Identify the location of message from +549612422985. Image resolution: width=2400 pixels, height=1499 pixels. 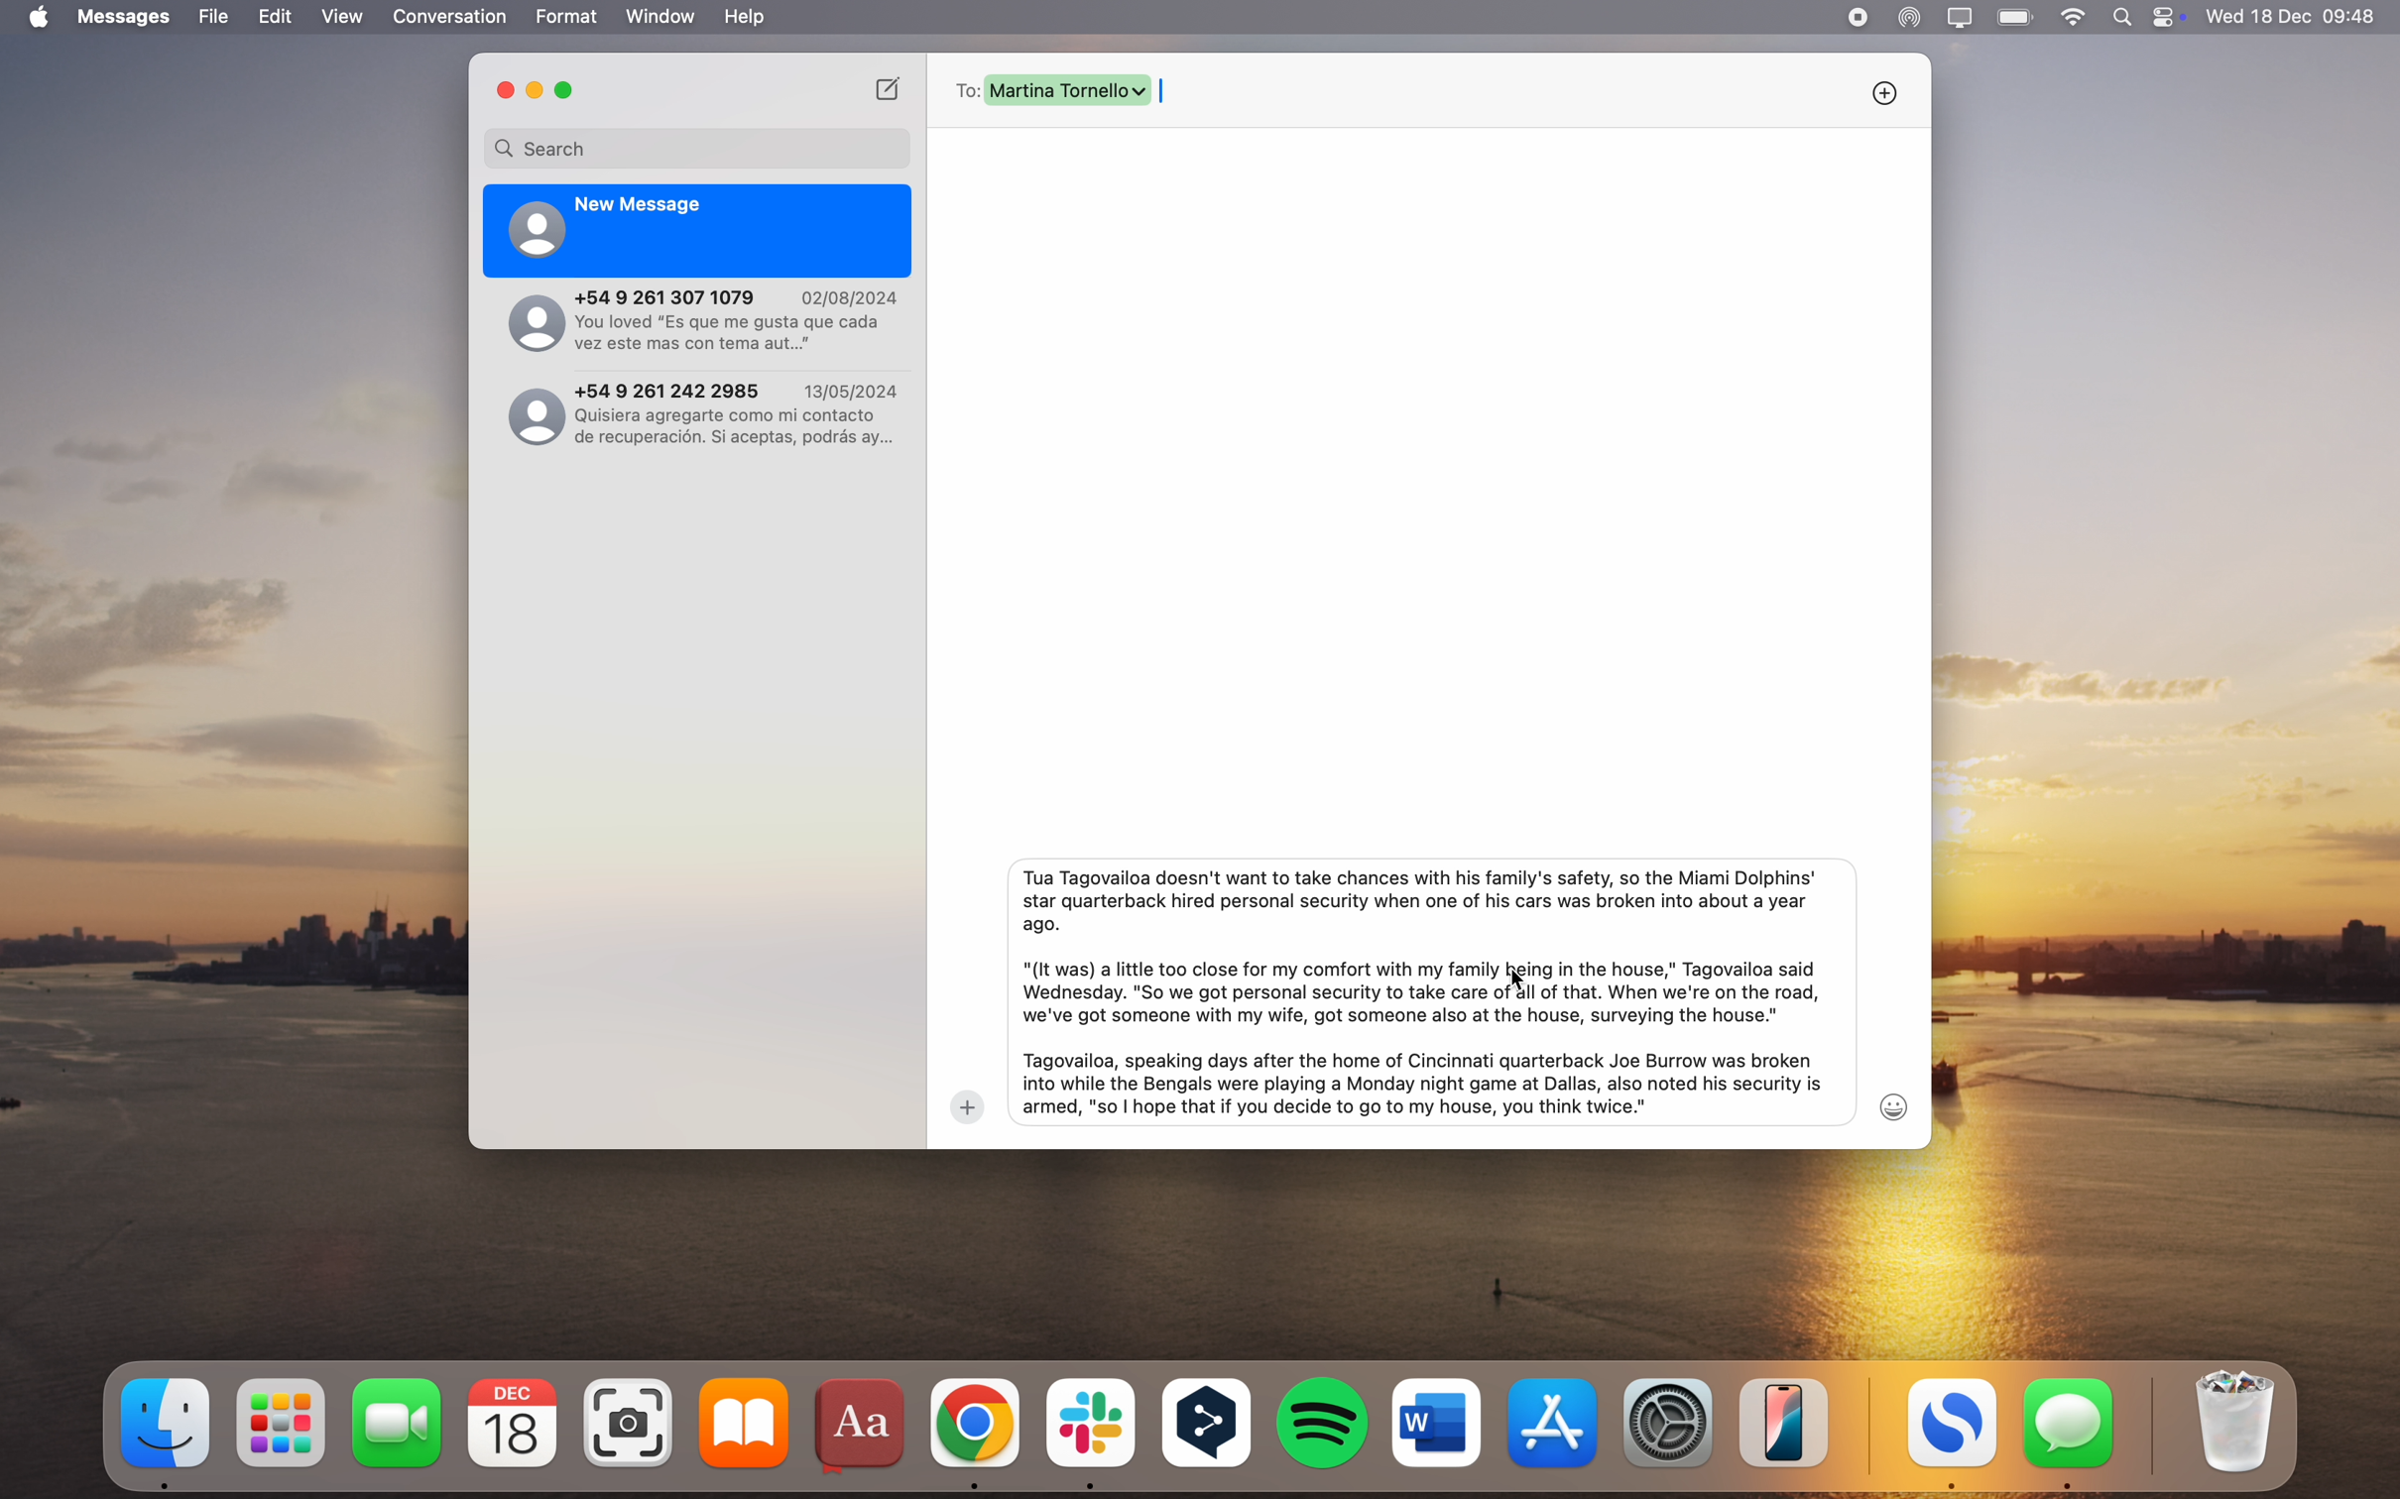
(706, 411).